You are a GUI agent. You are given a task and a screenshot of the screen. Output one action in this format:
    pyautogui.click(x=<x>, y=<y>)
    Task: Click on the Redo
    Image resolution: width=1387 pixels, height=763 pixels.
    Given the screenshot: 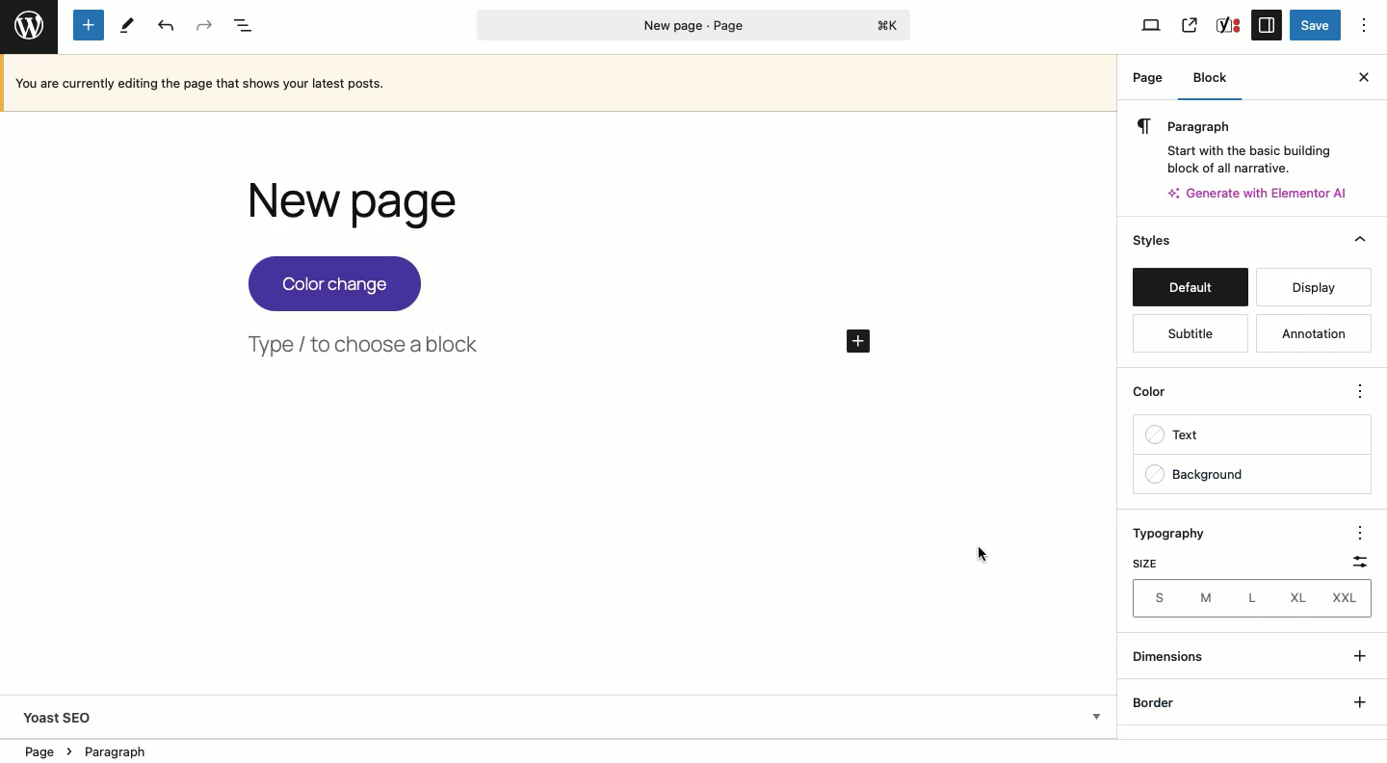 What is the action you would take?
    pyautogui.click(x=202, y=26)
    